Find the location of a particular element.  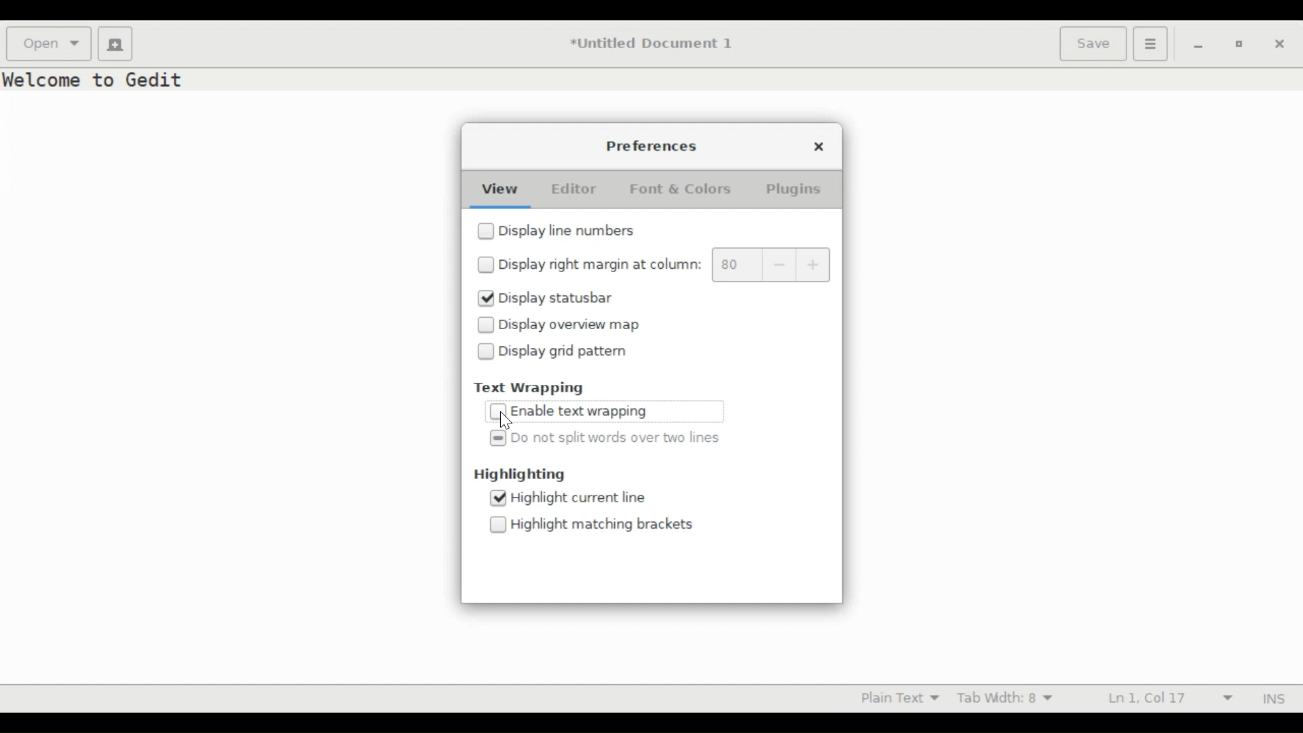

Restore is located at coordinates (1237, 43).